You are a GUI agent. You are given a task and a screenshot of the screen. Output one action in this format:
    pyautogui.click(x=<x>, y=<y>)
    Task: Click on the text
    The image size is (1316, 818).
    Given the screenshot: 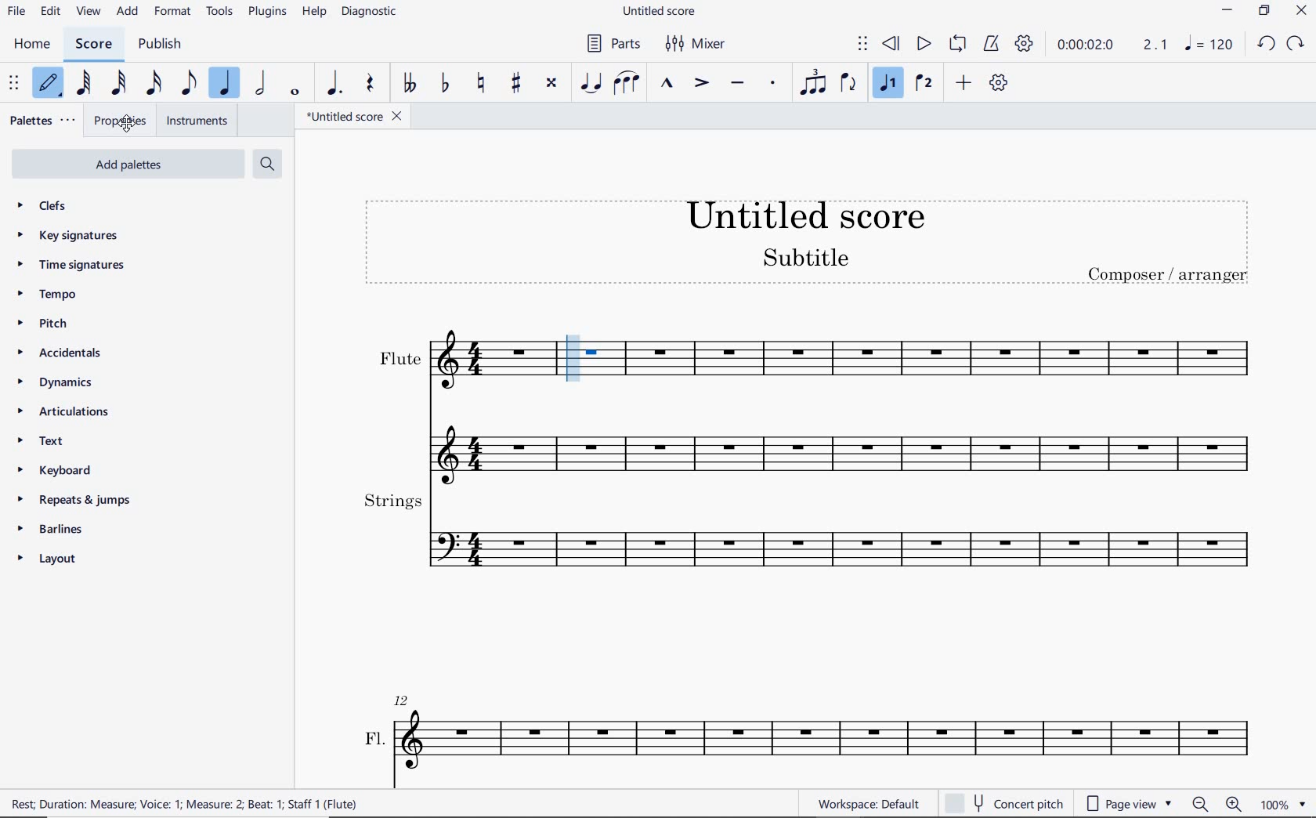 What is the action you would take?
    pyautogui.click(x=41, y=444)
    